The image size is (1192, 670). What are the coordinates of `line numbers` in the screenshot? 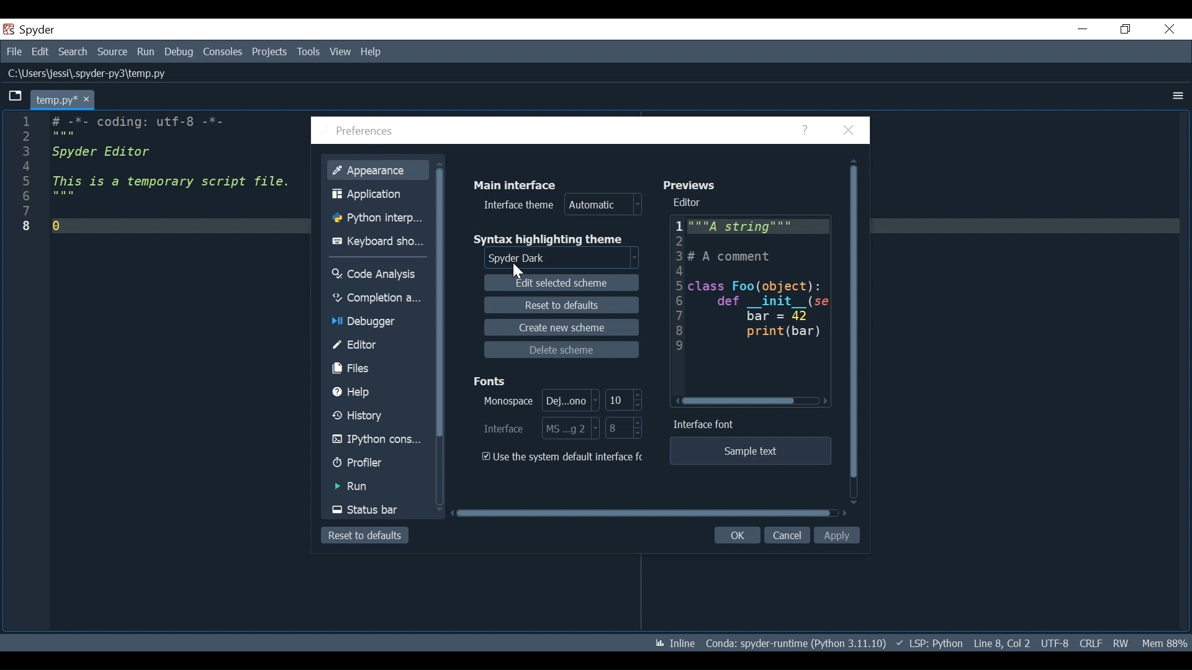 It's located at (25, 175).